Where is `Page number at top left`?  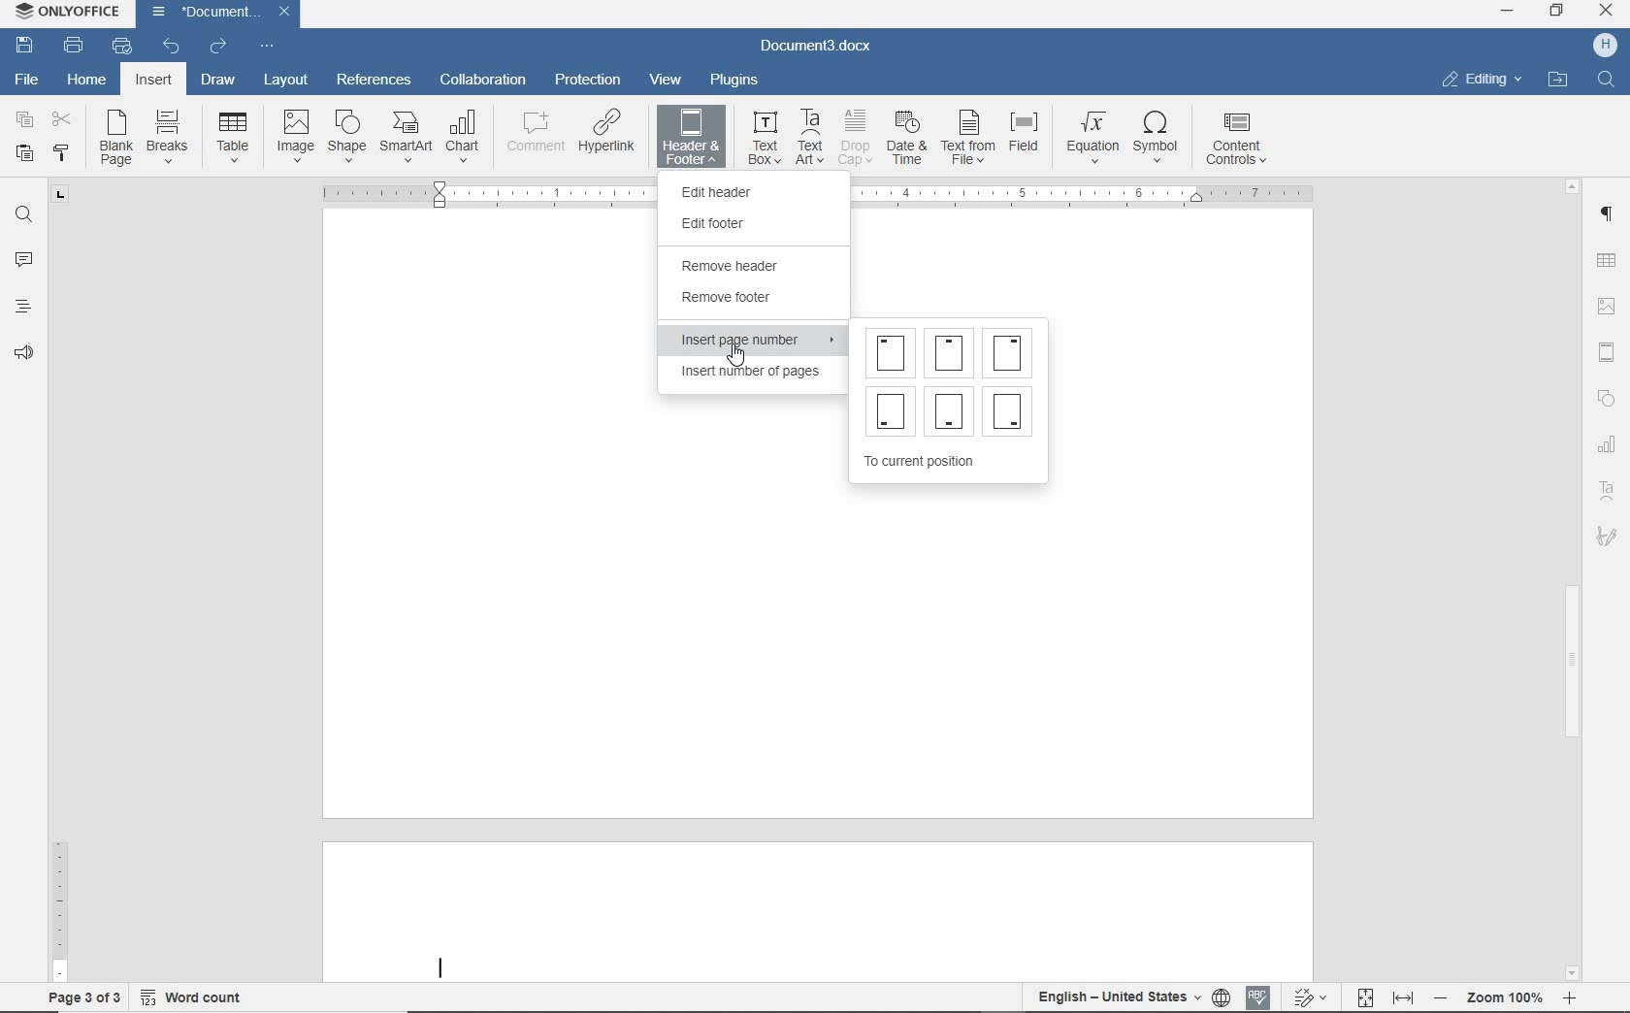
Page number at top left is located at coordinates (891, 352).